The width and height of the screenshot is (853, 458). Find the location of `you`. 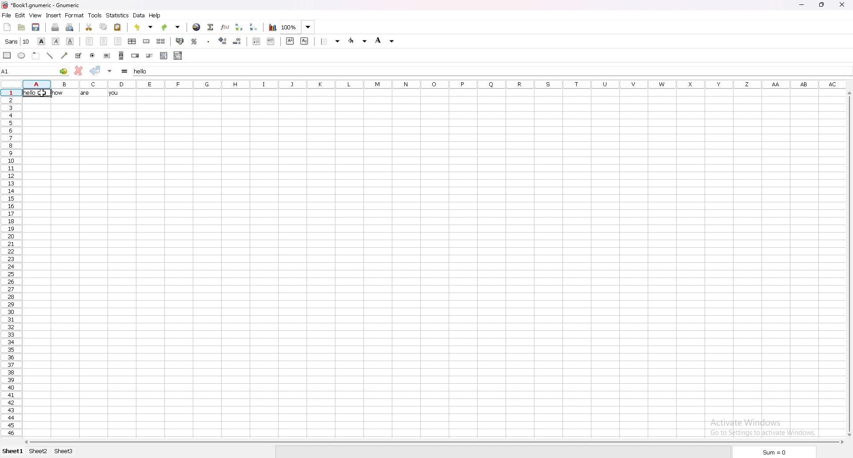

you is located at coordinates (115, 93).